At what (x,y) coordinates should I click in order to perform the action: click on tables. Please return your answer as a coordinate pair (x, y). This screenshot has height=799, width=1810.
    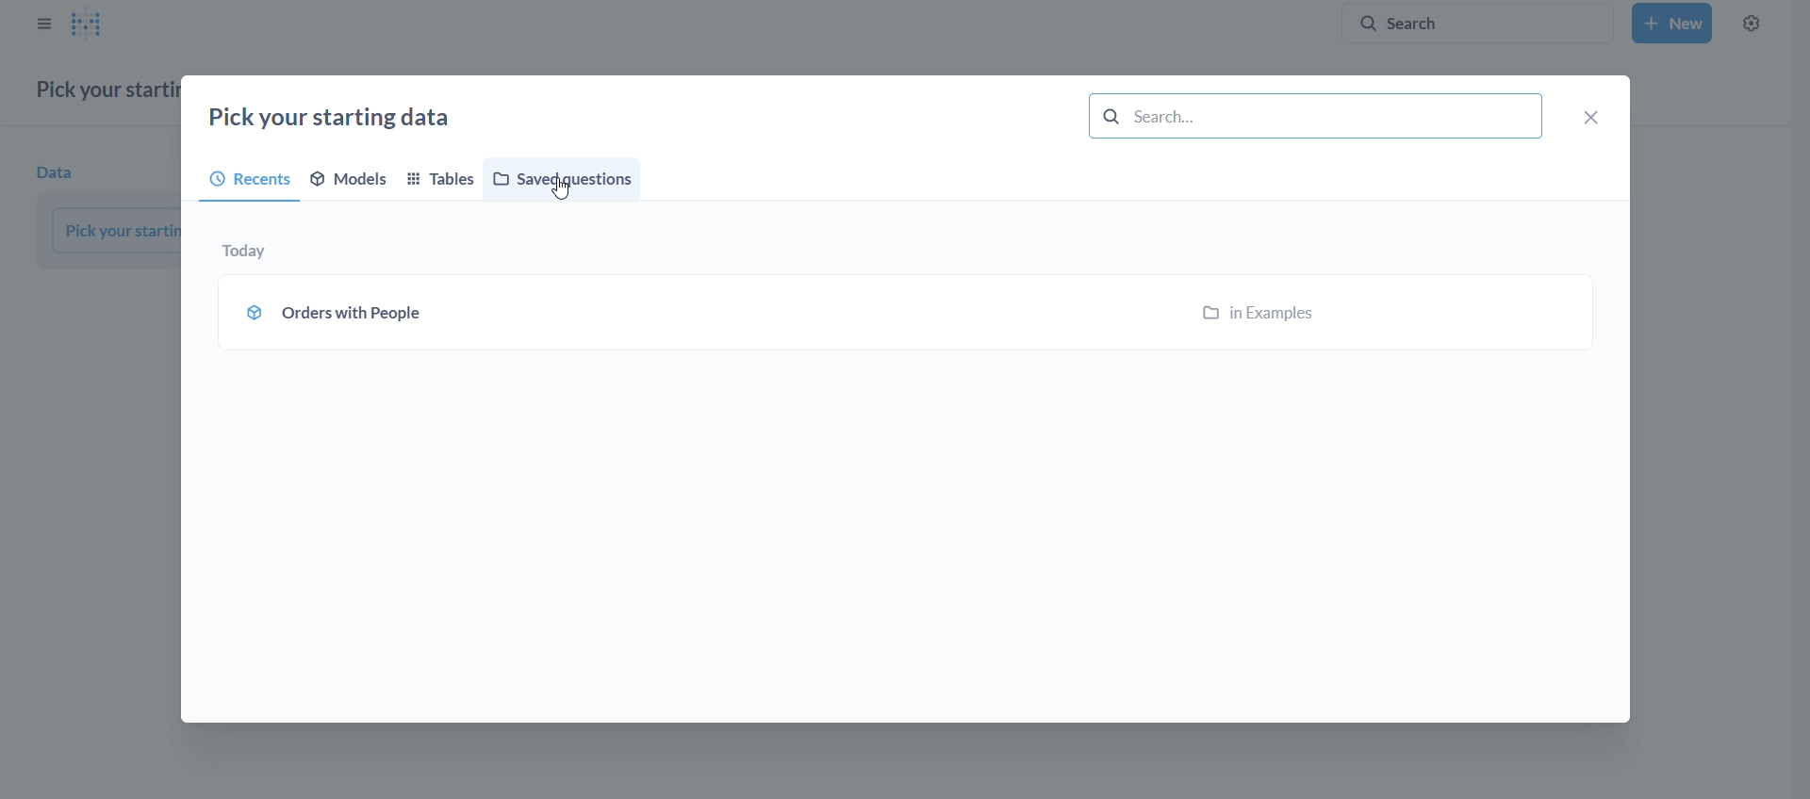
    Looking at the image, I should click on (443, 181).